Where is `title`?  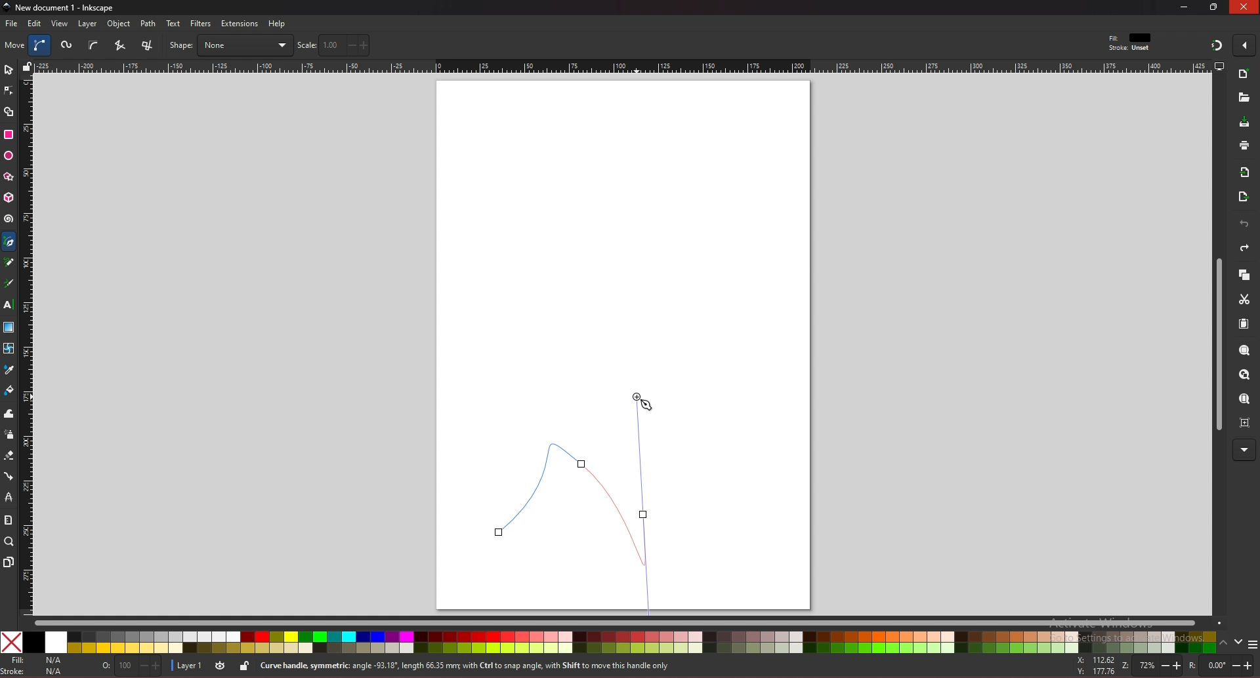 title is located at coordinates (60, 7).